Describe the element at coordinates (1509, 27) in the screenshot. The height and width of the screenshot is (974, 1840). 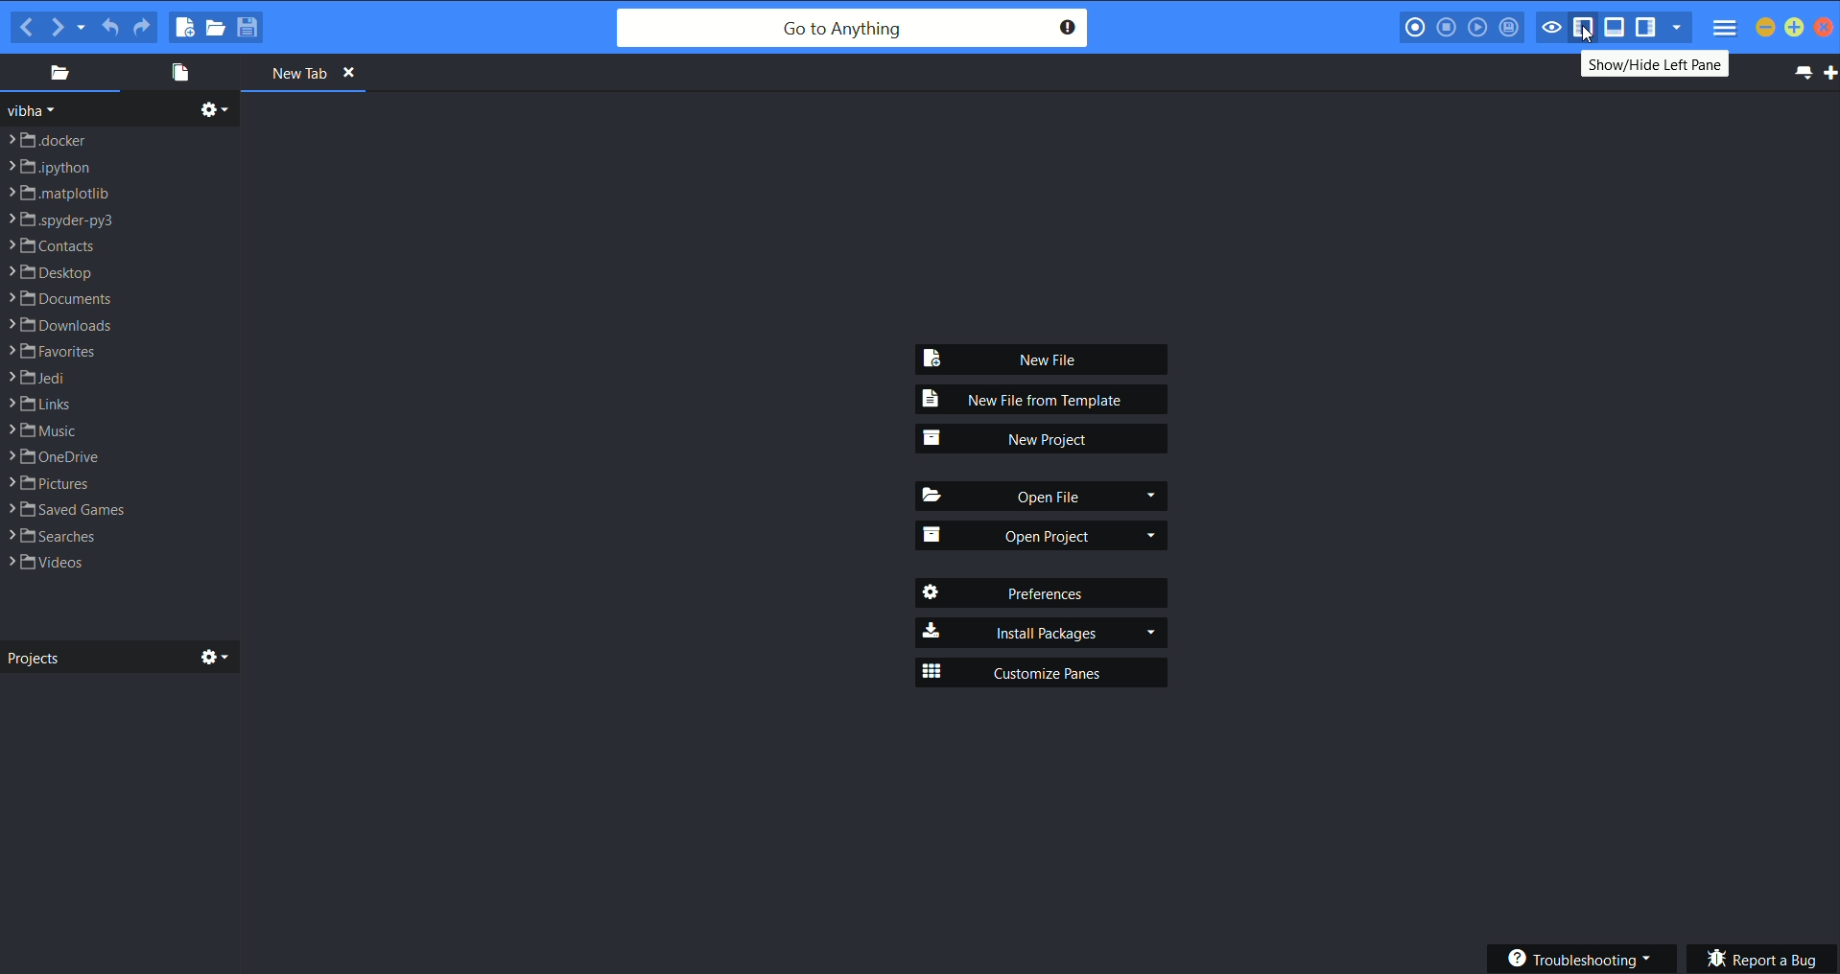
I see `save macro to toolbox` at that location.